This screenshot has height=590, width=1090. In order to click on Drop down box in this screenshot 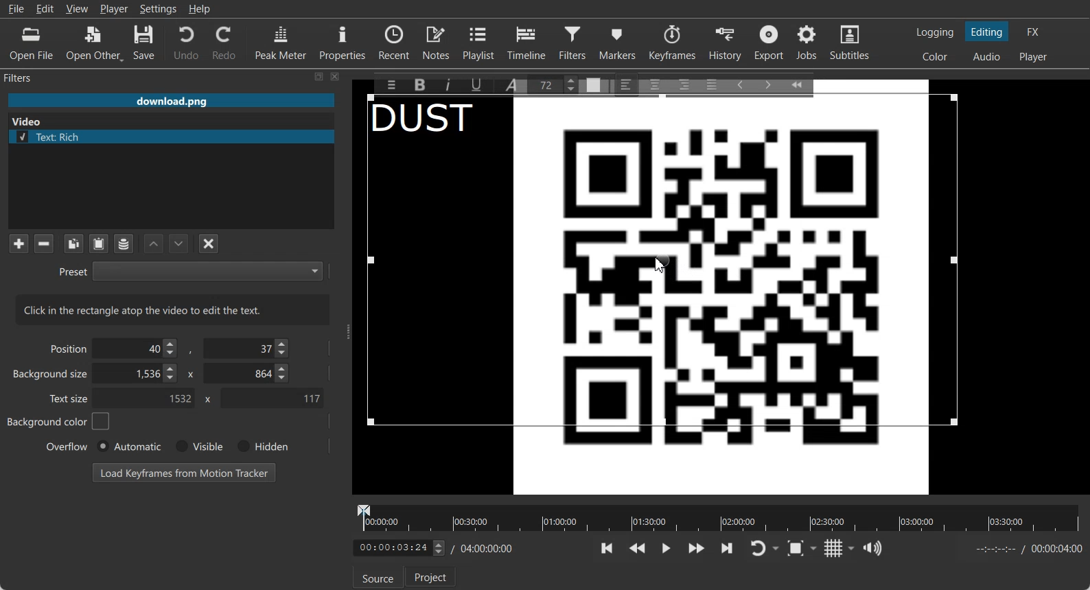, I will do `click(852, 548)`.